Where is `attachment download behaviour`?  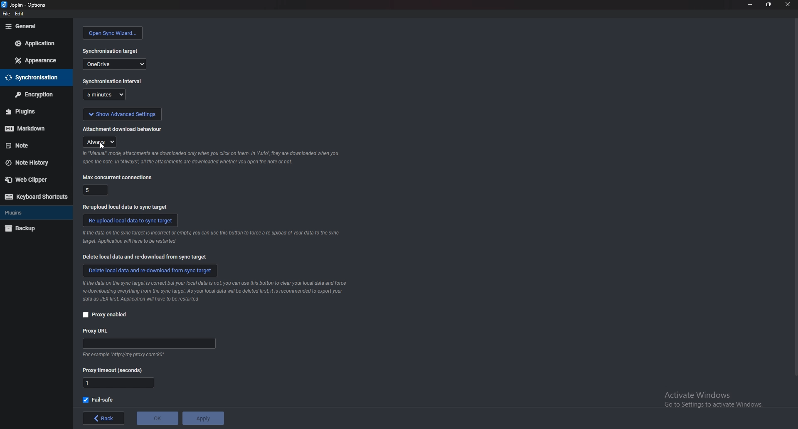 attachment download behaviour is located at coordinates (122, 129).